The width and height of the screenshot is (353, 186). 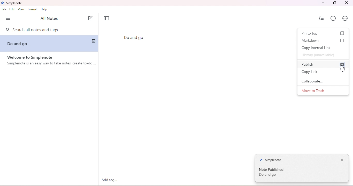 I want to click on maximize, so click(x=335, y=3).